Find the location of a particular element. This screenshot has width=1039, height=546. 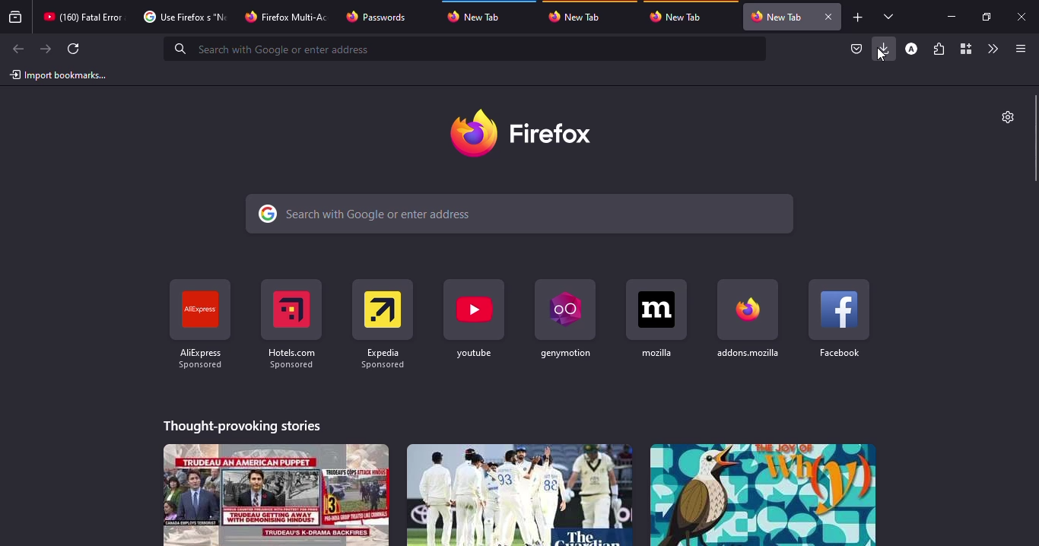

cursor is located at coordinates (882, 55).